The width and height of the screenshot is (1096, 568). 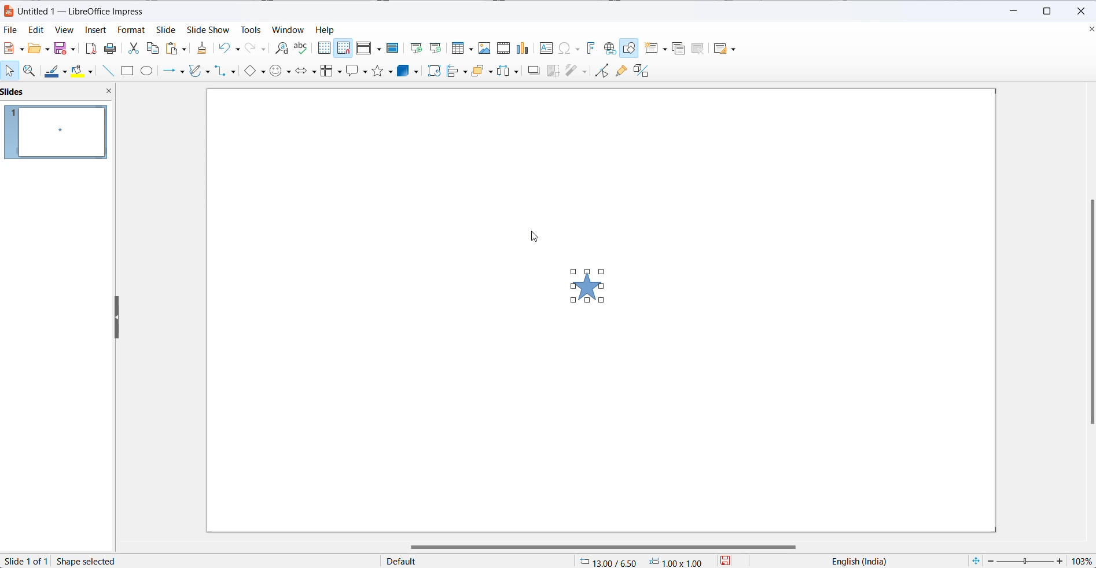 I want to click on scrollbar, so click(x=1085, y=314).